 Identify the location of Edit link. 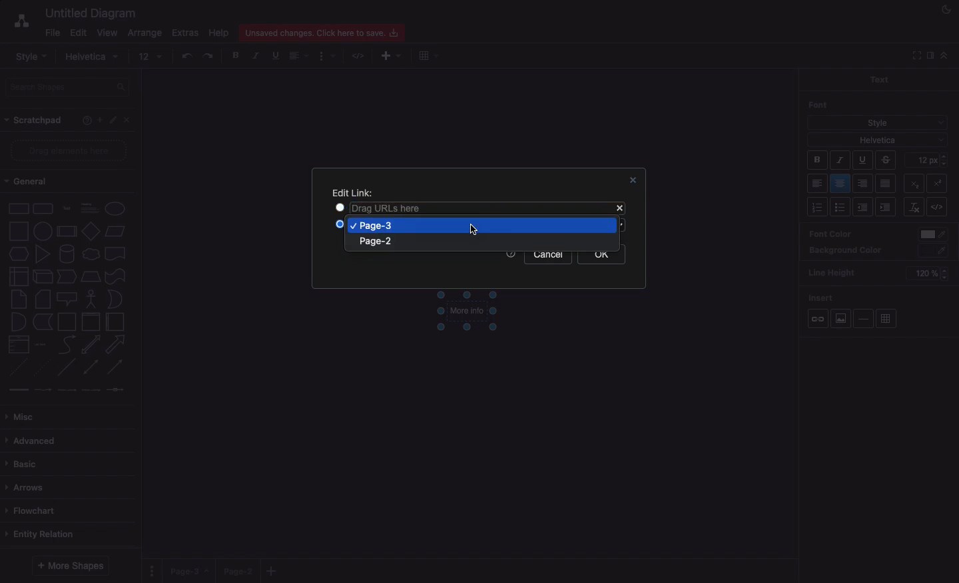
(353, 193).